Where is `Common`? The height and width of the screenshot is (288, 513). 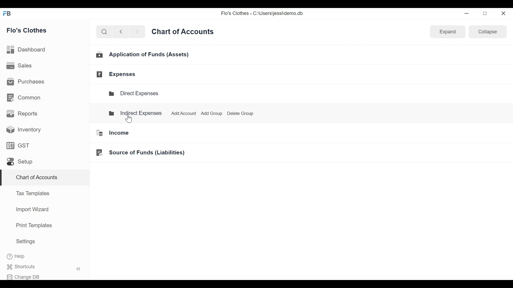 Common is located at coordinates (24, 97).